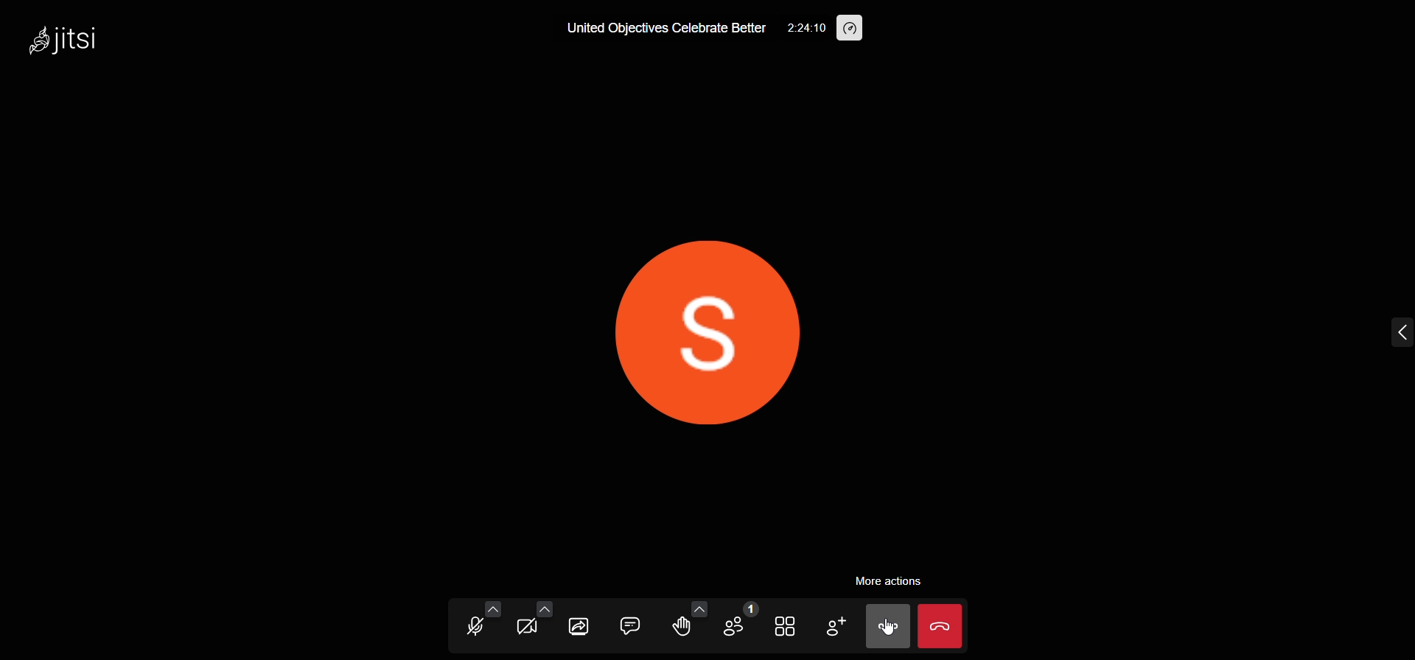  I want to click on cursor, so click(897, 636).